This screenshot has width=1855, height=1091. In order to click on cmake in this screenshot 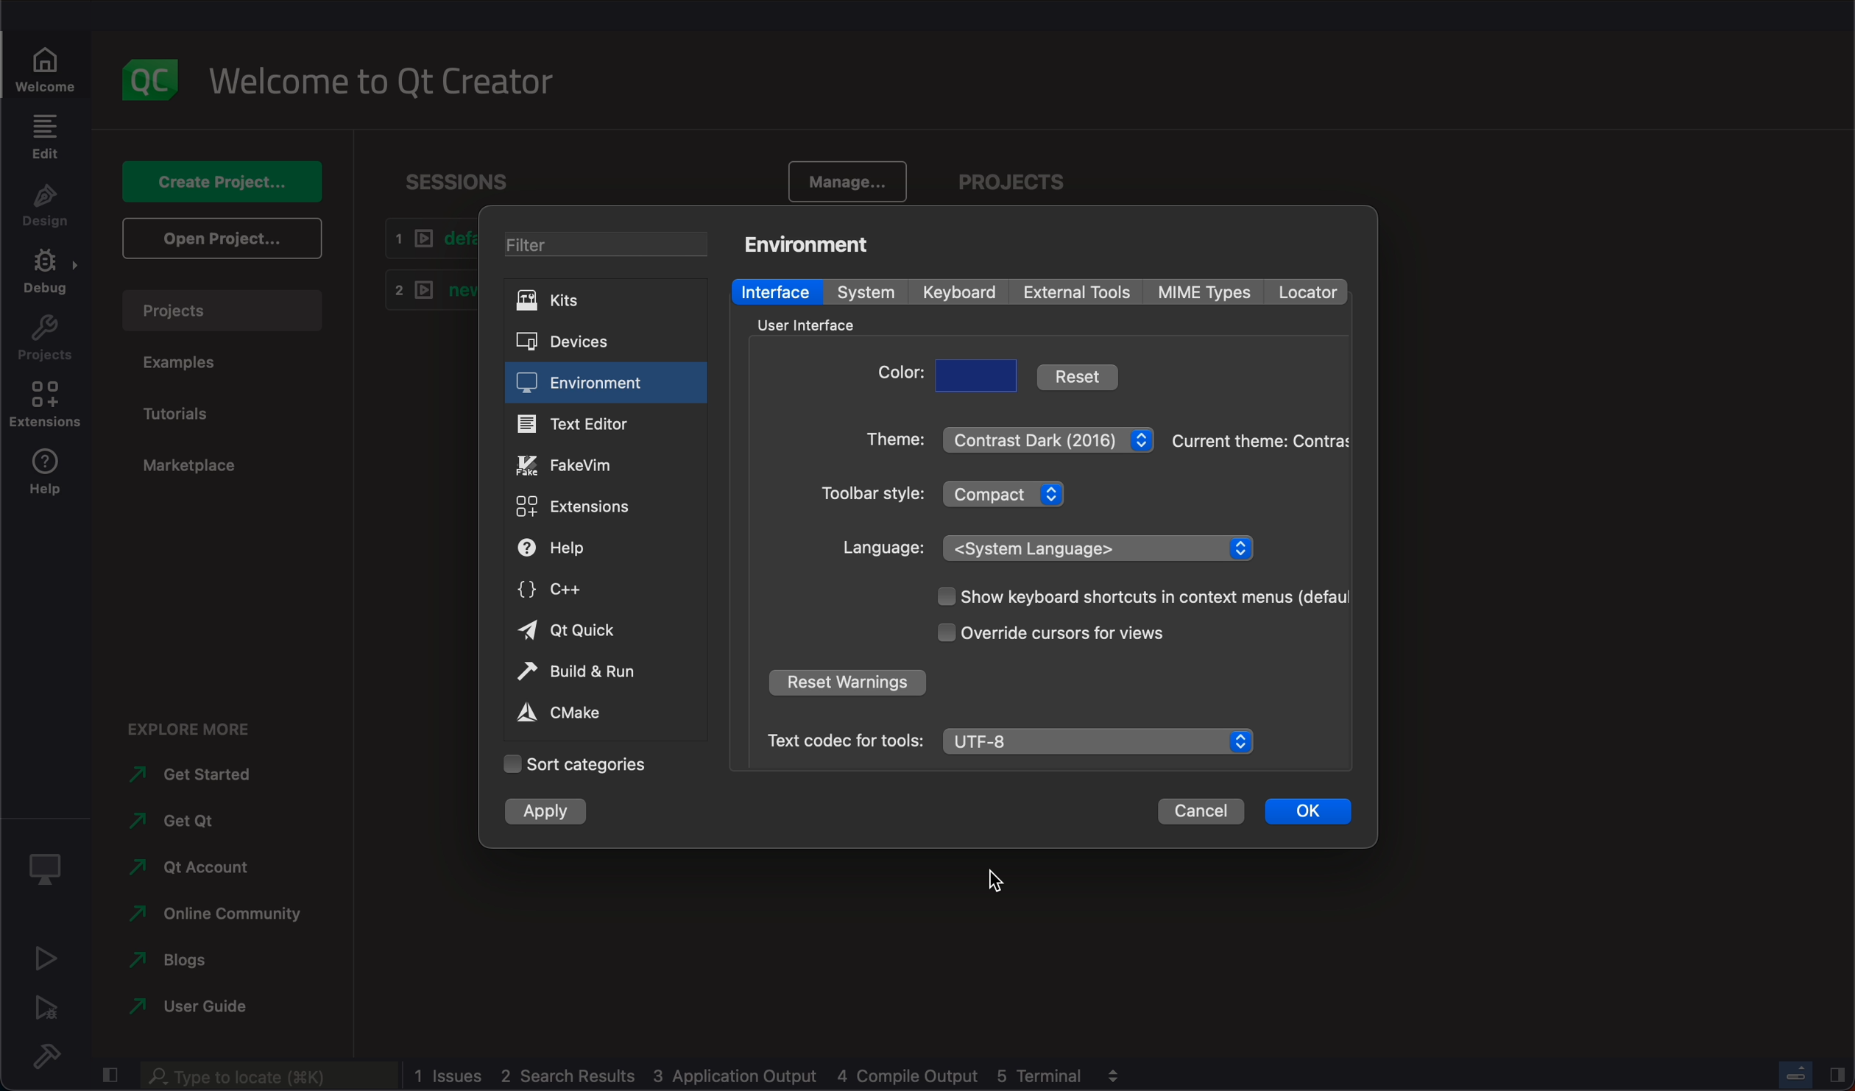, I will do `click(594, 713)`.